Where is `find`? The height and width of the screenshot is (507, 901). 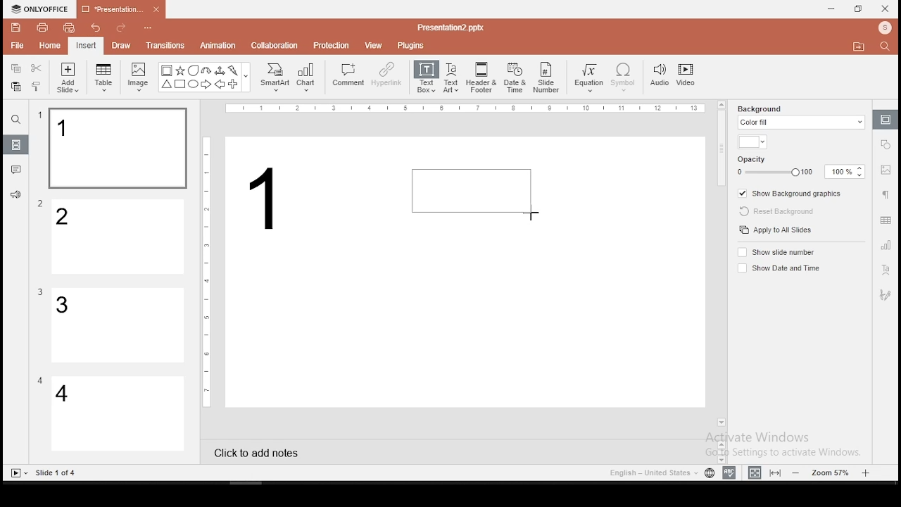 find is located at coordinates (15, 120).